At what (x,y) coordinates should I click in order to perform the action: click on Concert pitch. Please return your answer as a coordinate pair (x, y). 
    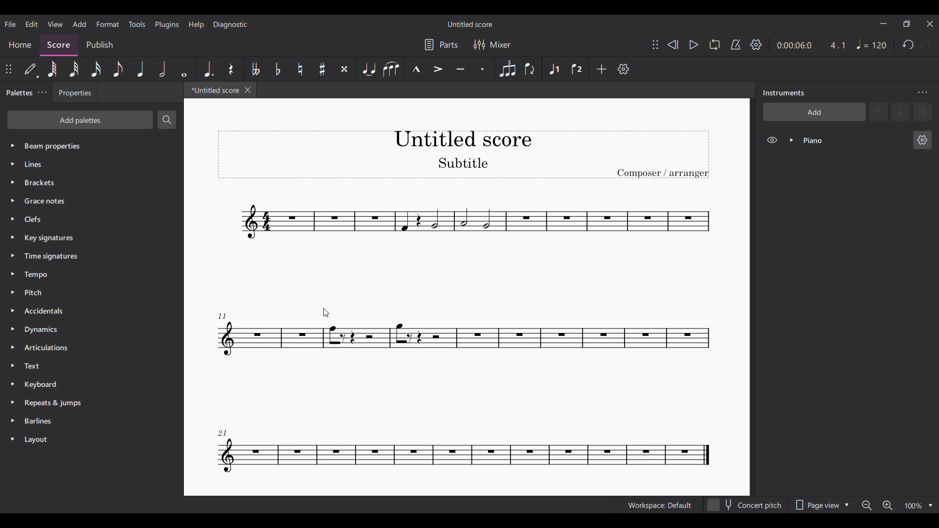
    Looking at the image, I should click on (745, 503).